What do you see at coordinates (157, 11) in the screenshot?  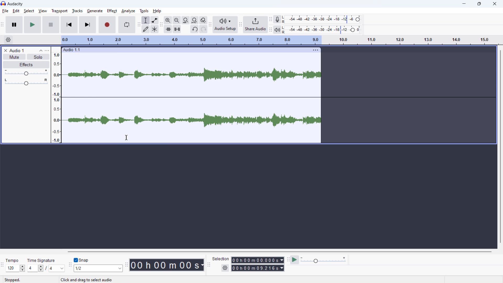 I see `help` at bounding box center [157, 11].